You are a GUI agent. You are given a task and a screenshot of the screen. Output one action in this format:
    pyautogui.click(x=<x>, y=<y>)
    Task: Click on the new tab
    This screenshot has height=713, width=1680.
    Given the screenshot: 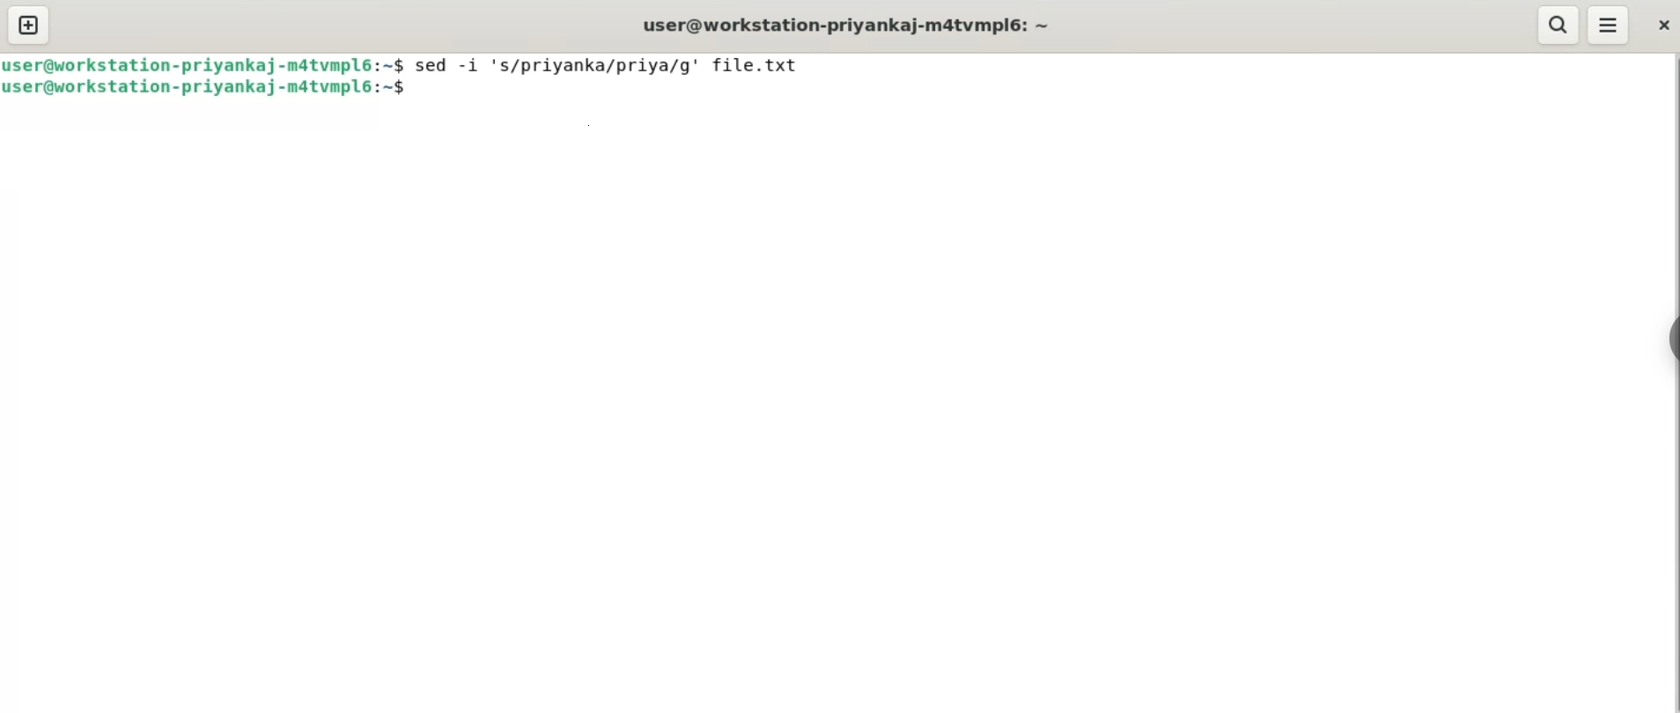 What is the action you would take?
    pyautogui.click(x=31, y=24)
    